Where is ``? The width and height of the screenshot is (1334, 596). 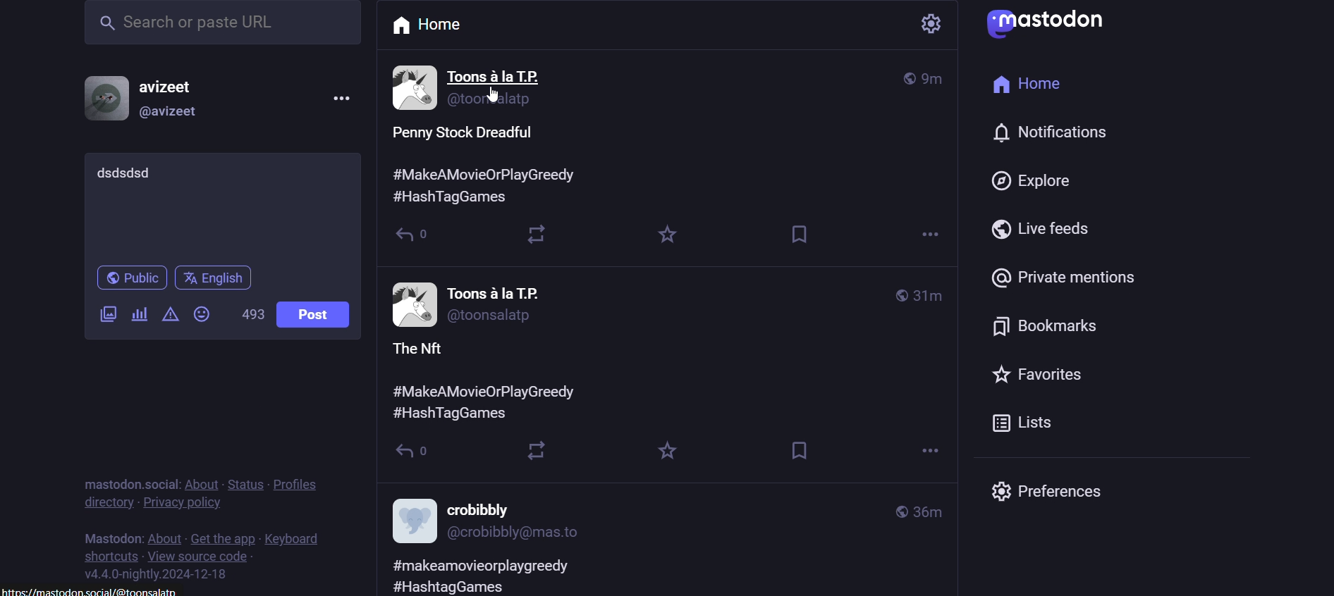  is located at coordinates (668, 449).